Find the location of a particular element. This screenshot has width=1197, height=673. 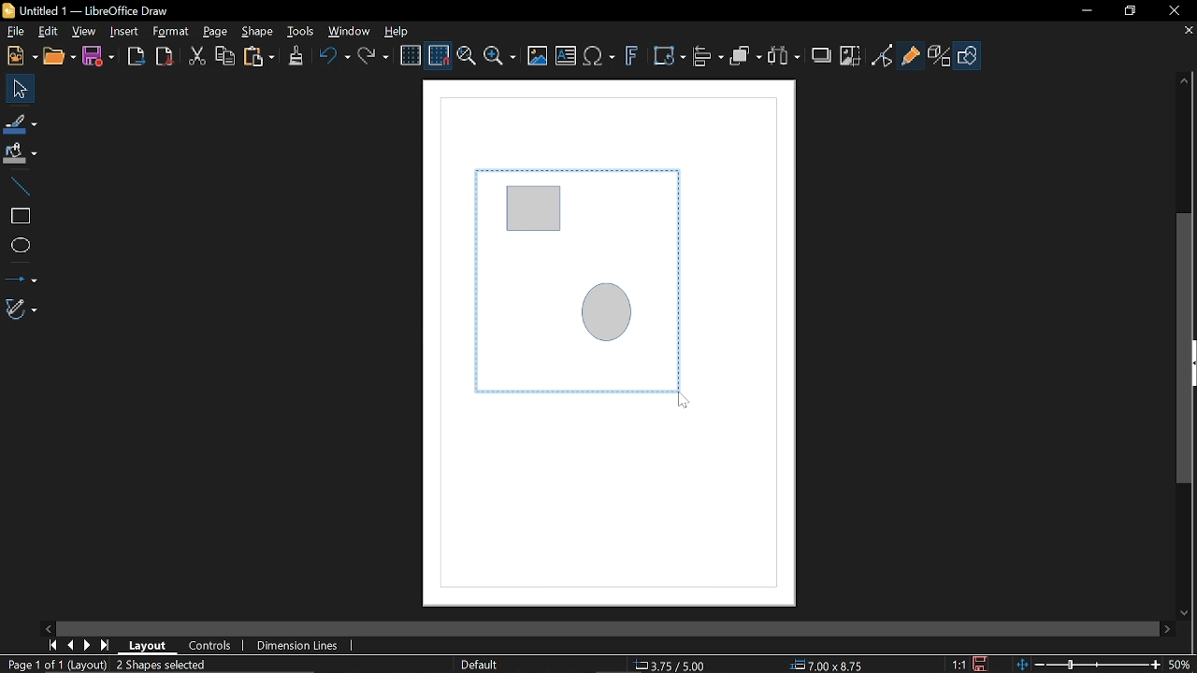

Location is located at coordinates (672, 666).